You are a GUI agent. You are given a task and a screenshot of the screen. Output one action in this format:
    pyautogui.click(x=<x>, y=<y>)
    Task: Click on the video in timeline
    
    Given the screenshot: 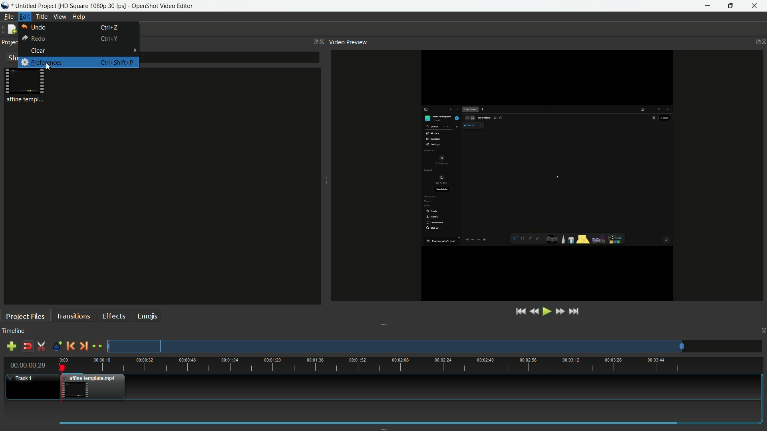 What is the action you would take?
    pyautogui.click(x=95, y=387)
    